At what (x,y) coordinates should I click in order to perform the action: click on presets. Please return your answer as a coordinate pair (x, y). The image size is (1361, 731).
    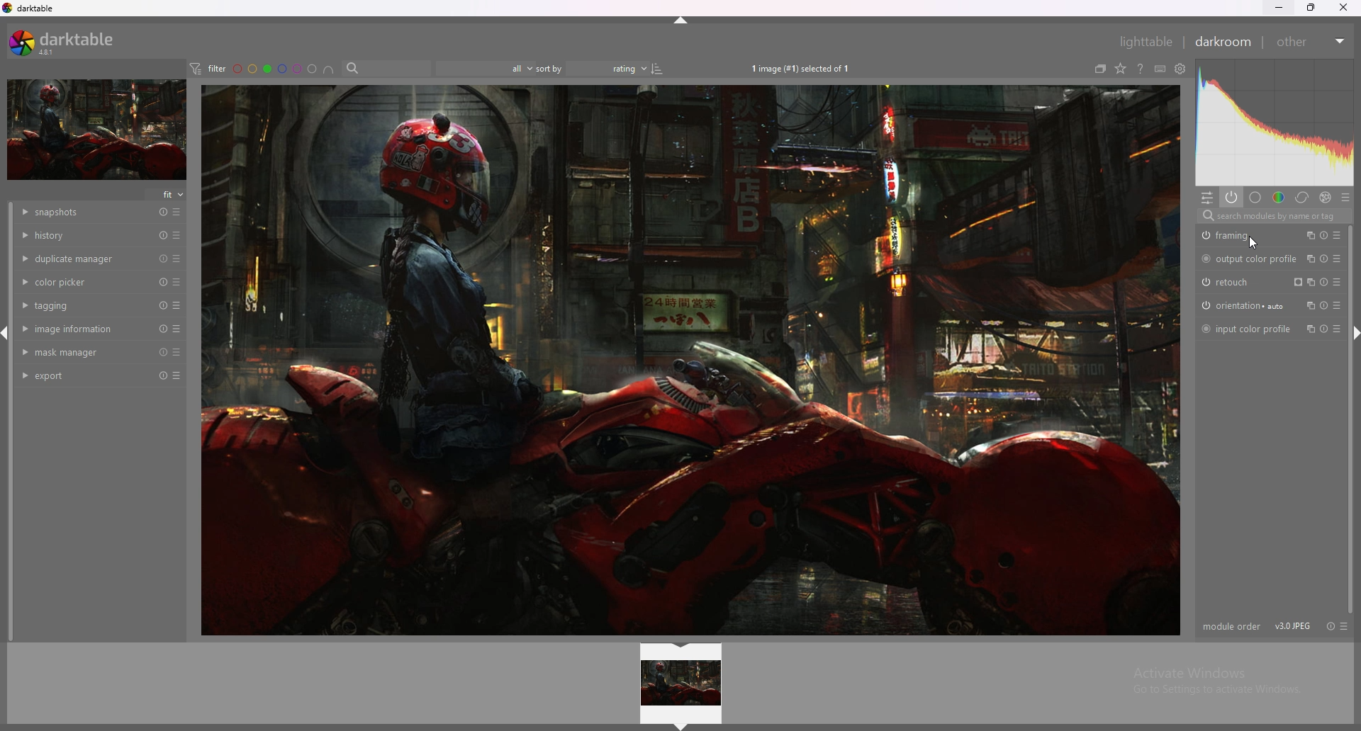
    Looking at the image, I should click on (177, 305).